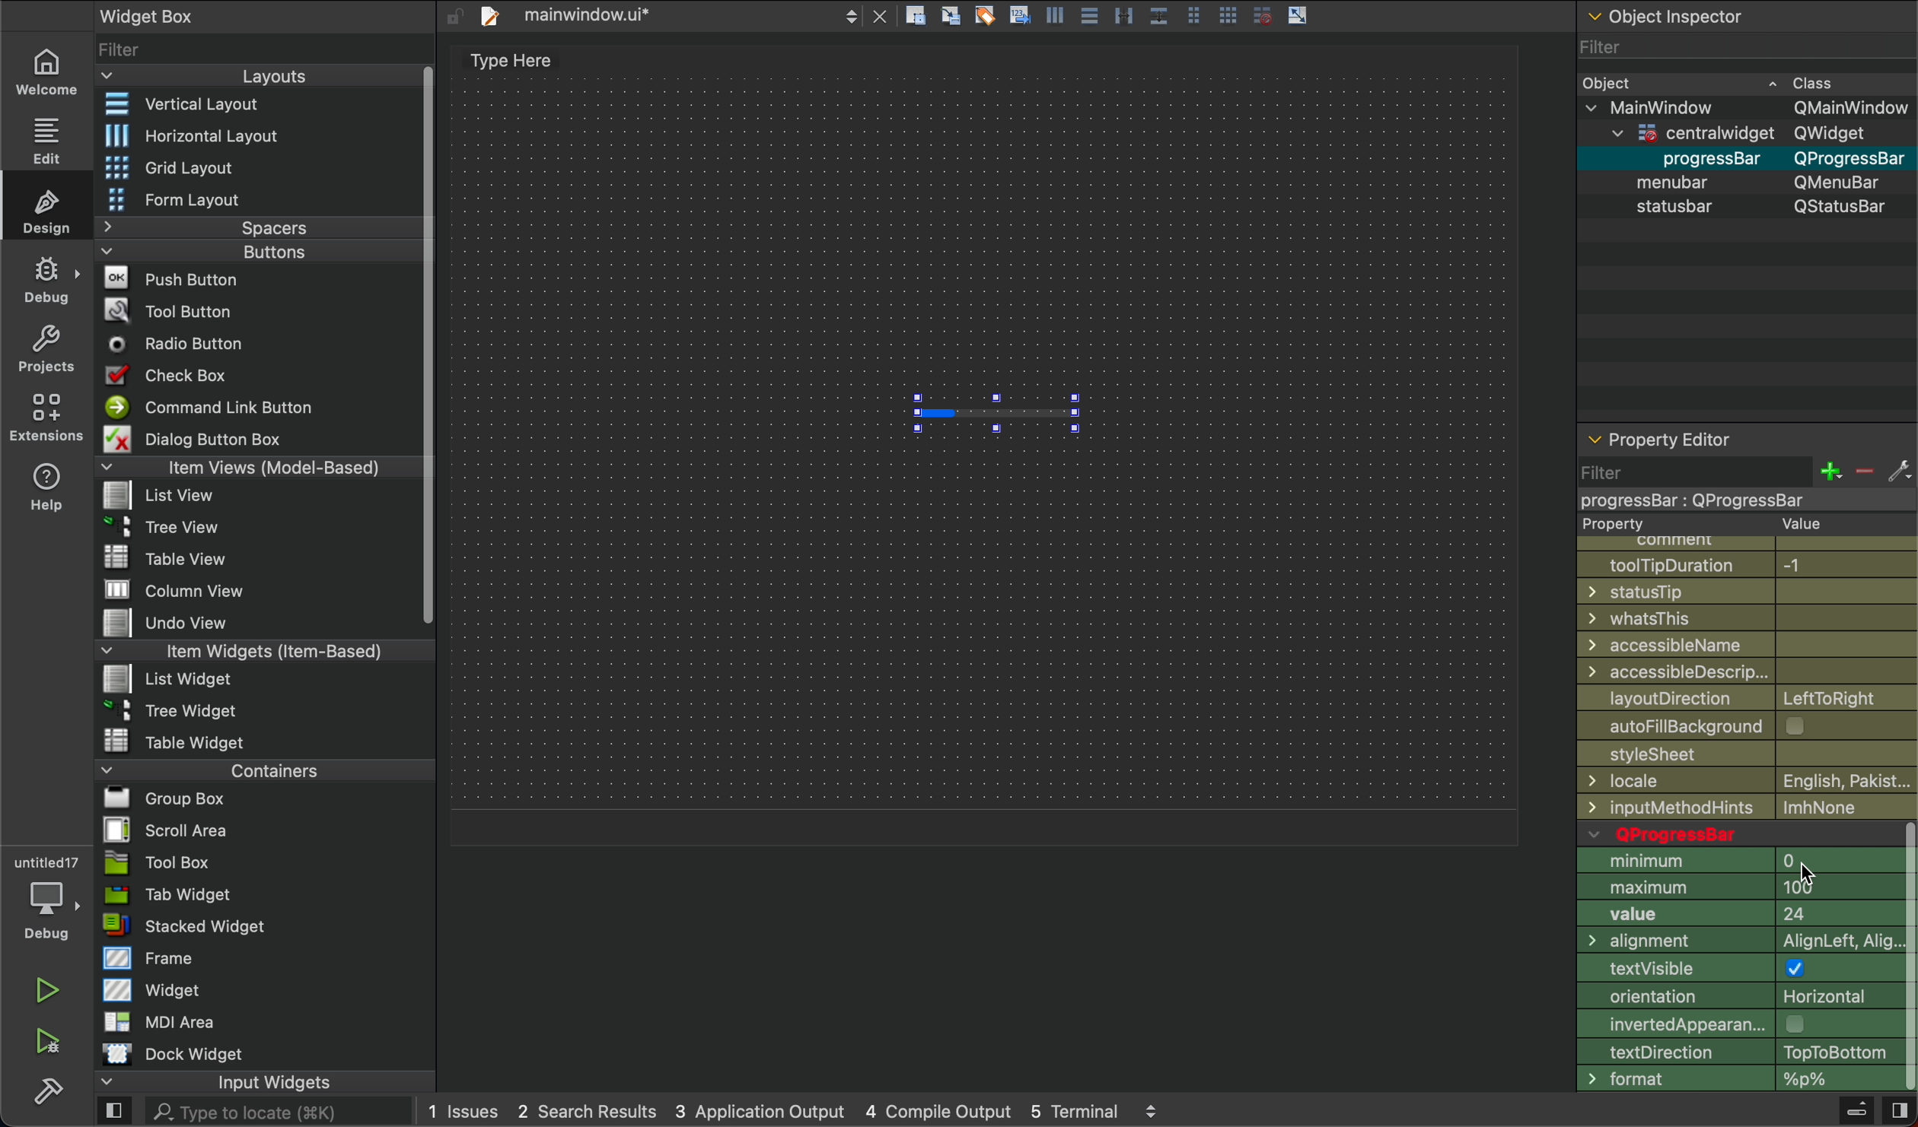 The height and width of the screenshot is (1127, 1918). What do you see at coordinates (1747, 645) in the screenshot?
I see `Name Access` at bounding box center [1747, 645].